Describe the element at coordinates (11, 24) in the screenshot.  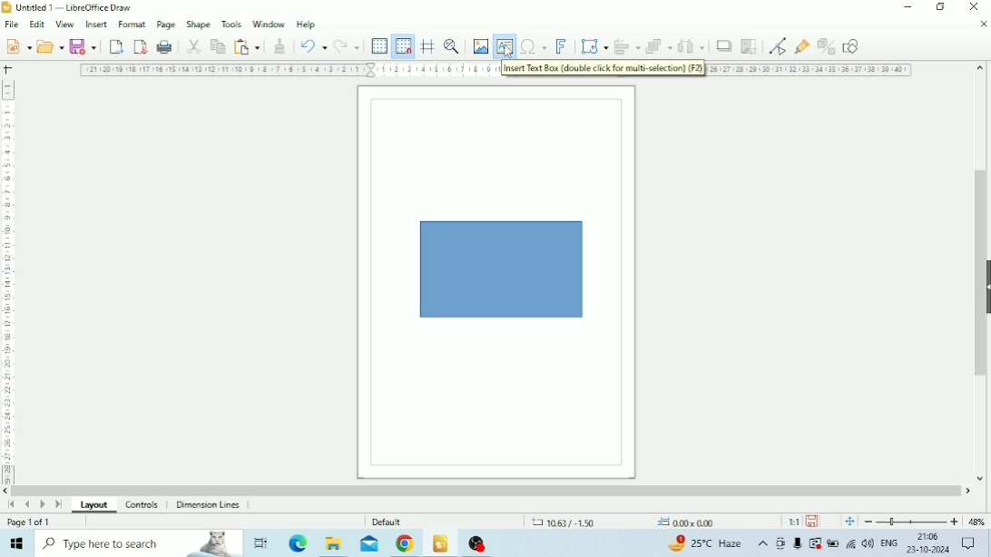
I see `File` at that location.